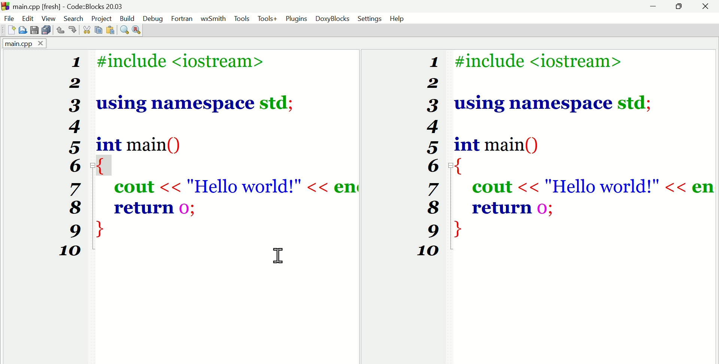  Describe the element at coordinates (128, 19) in the screenshot. I see `Build` at that location.